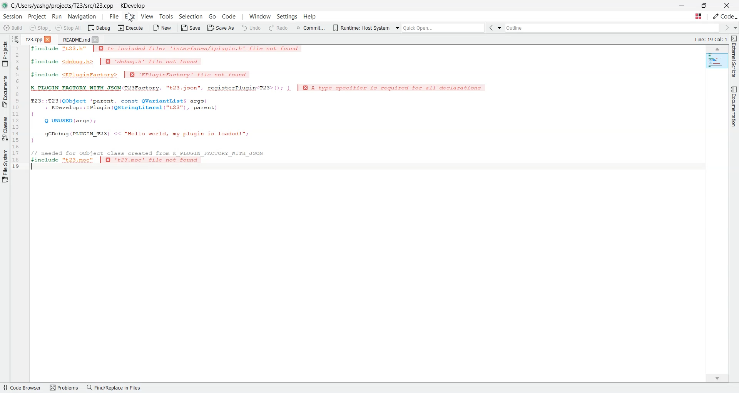 Image resolution: width=739 pixels, height=393 pixels. What do you see at coordinates (49, 39) in the screenshot?
I see `Close` at bounding box center [49, 39].